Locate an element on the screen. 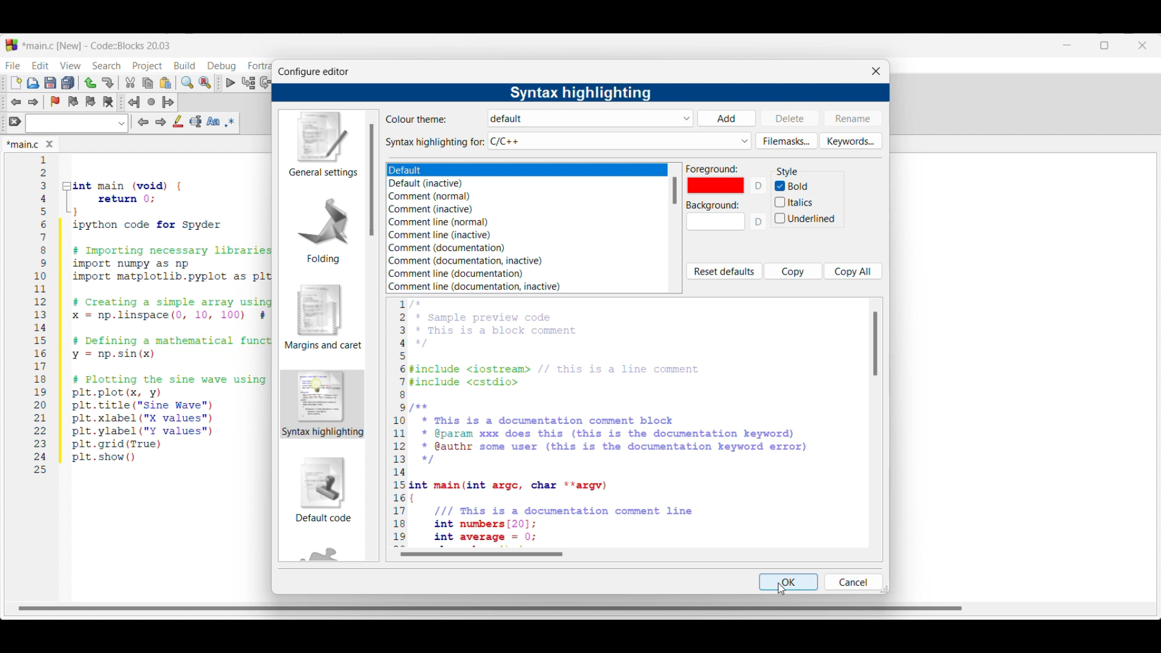 The width and height of the screenshot is (1161, 653). Current code is located at coordinates (154, 315).